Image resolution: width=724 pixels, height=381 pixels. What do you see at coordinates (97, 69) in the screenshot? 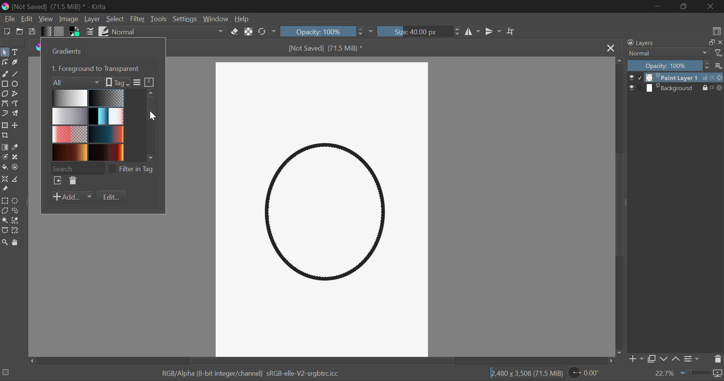
I see `1. Foreground to Transparent` at bounding box center [97, 69].